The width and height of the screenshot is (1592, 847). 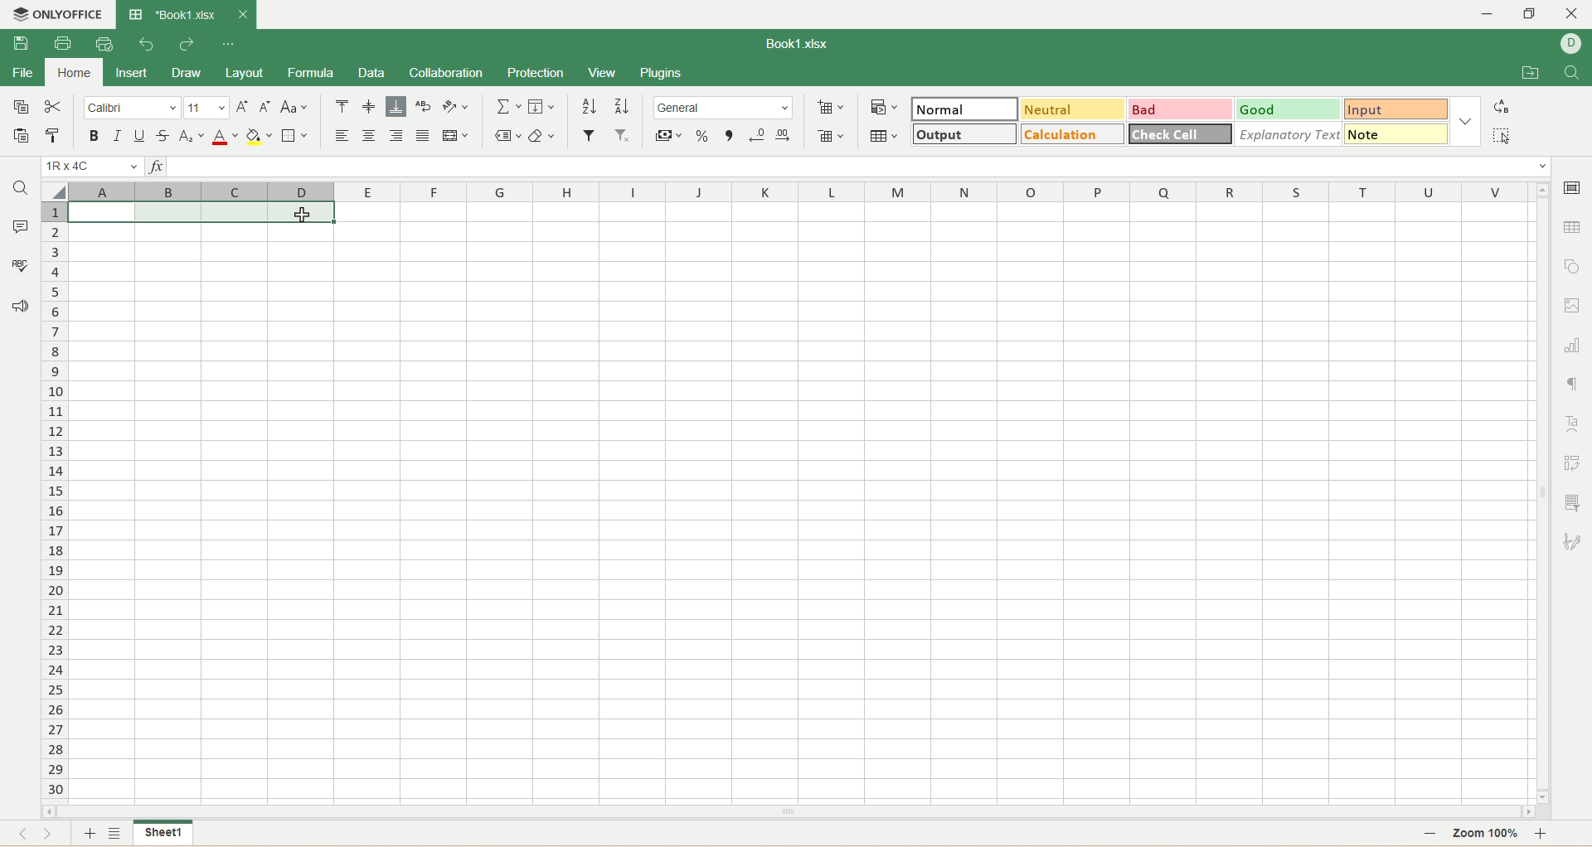 What do you see at coordinates (192, 136) in the screenshot?
I see `subscript` at bounding box center [192, 136].